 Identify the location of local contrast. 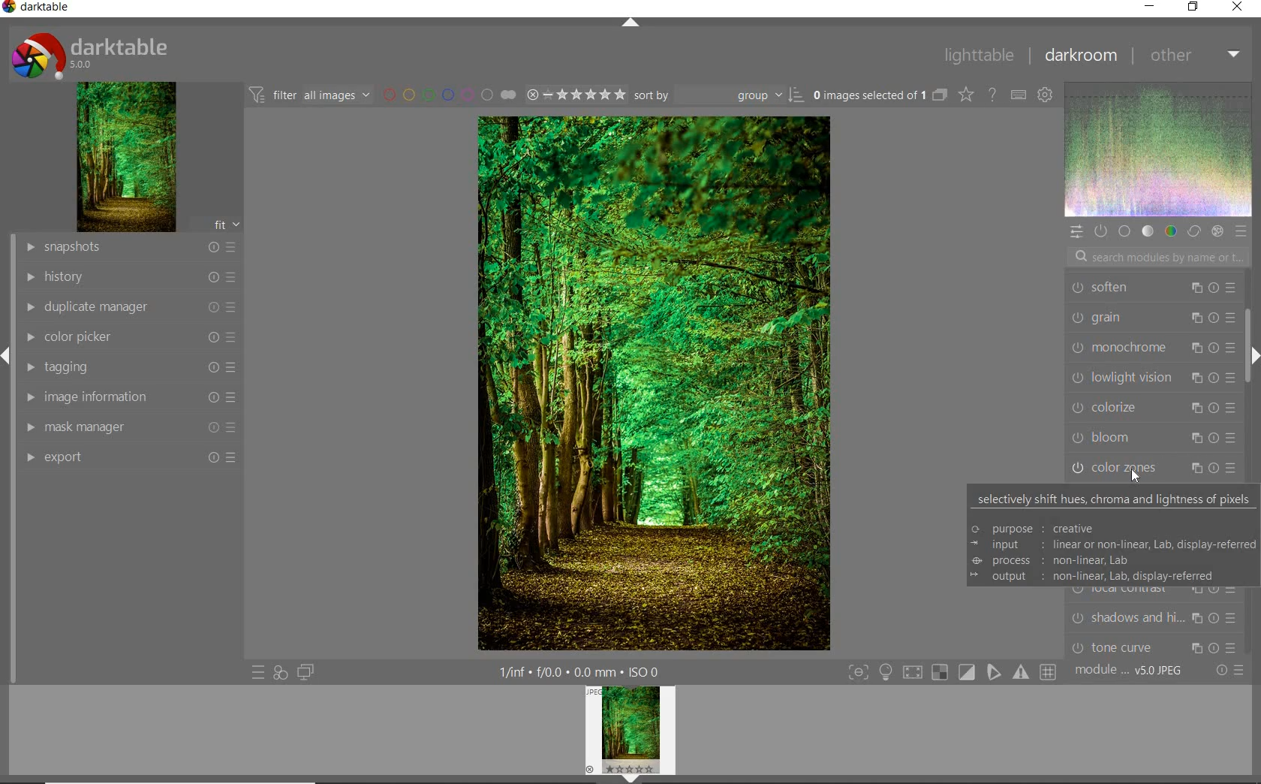
(1156, 592).